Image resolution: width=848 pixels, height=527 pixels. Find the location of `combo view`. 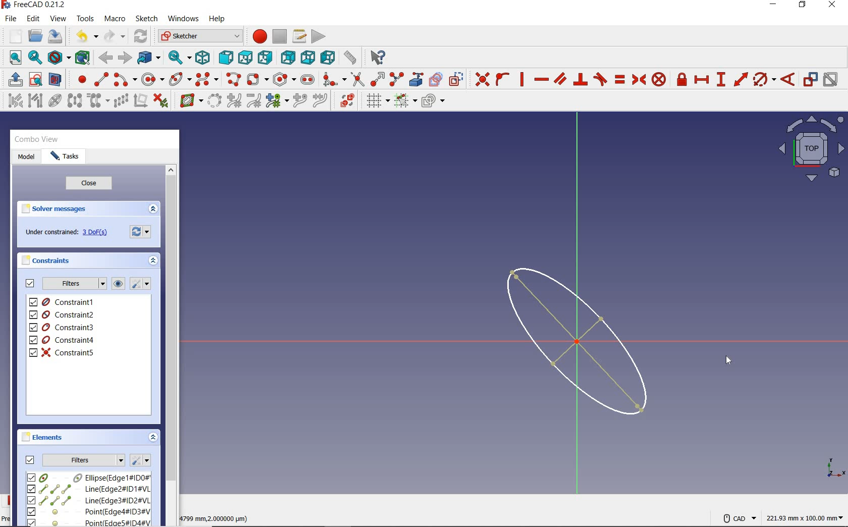

combo view is located at coordinates (37, 139).